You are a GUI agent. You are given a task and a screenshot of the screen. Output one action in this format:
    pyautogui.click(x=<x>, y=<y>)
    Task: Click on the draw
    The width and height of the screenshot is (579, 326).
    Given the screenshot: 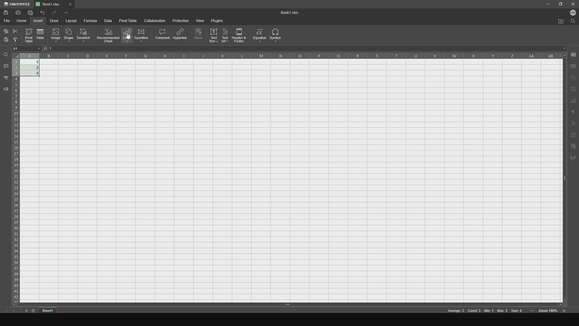 What is the action you would take?
    pyautogui.click(x=56, y=21)
    